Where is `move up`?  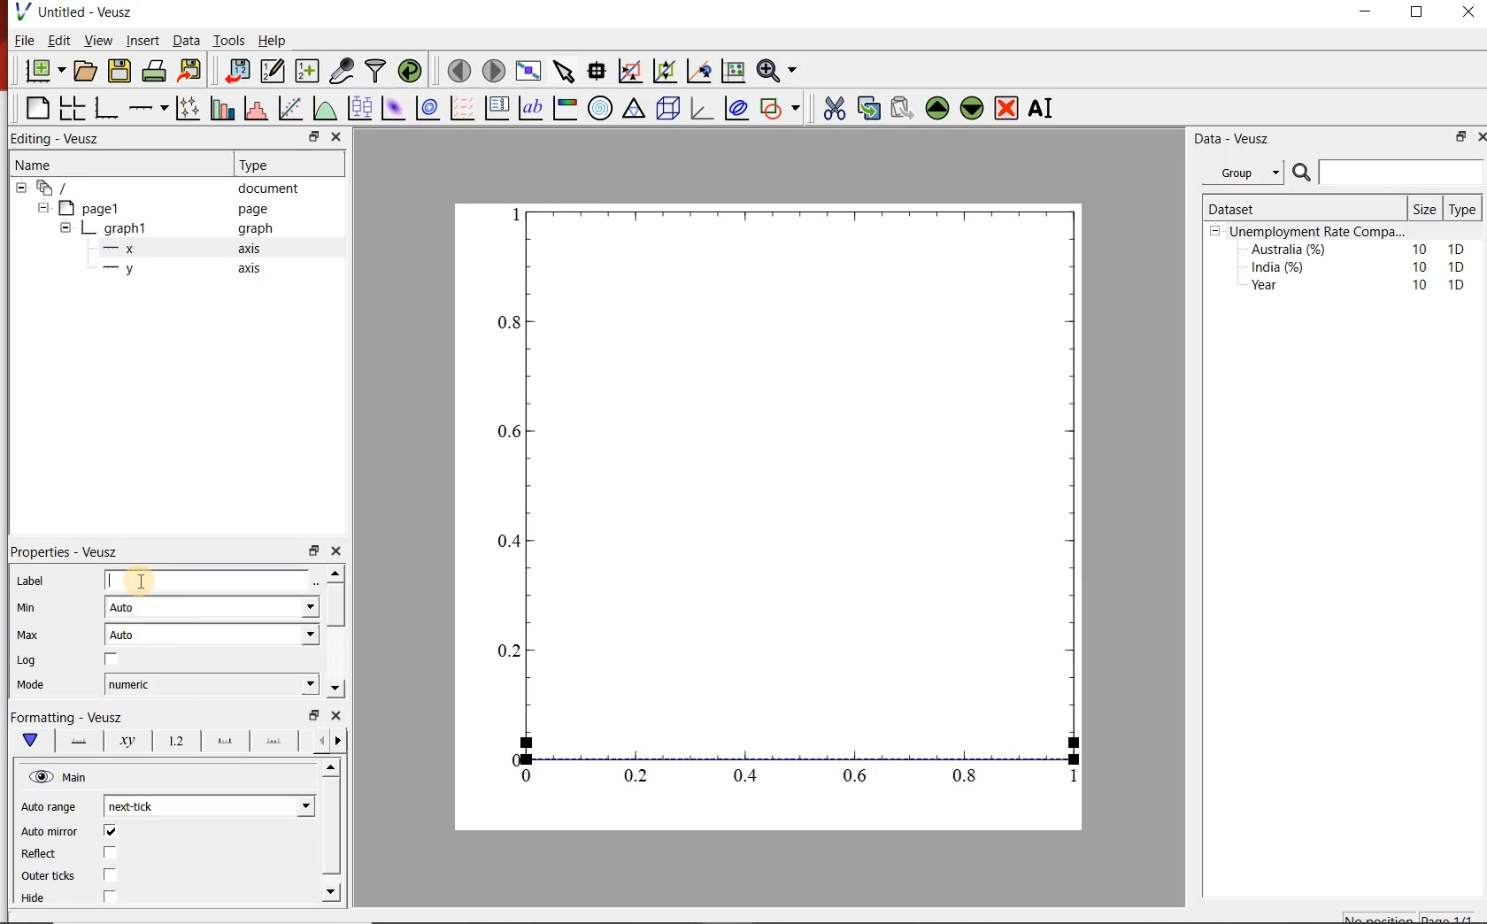 move up is located at coordinates (335, 573).